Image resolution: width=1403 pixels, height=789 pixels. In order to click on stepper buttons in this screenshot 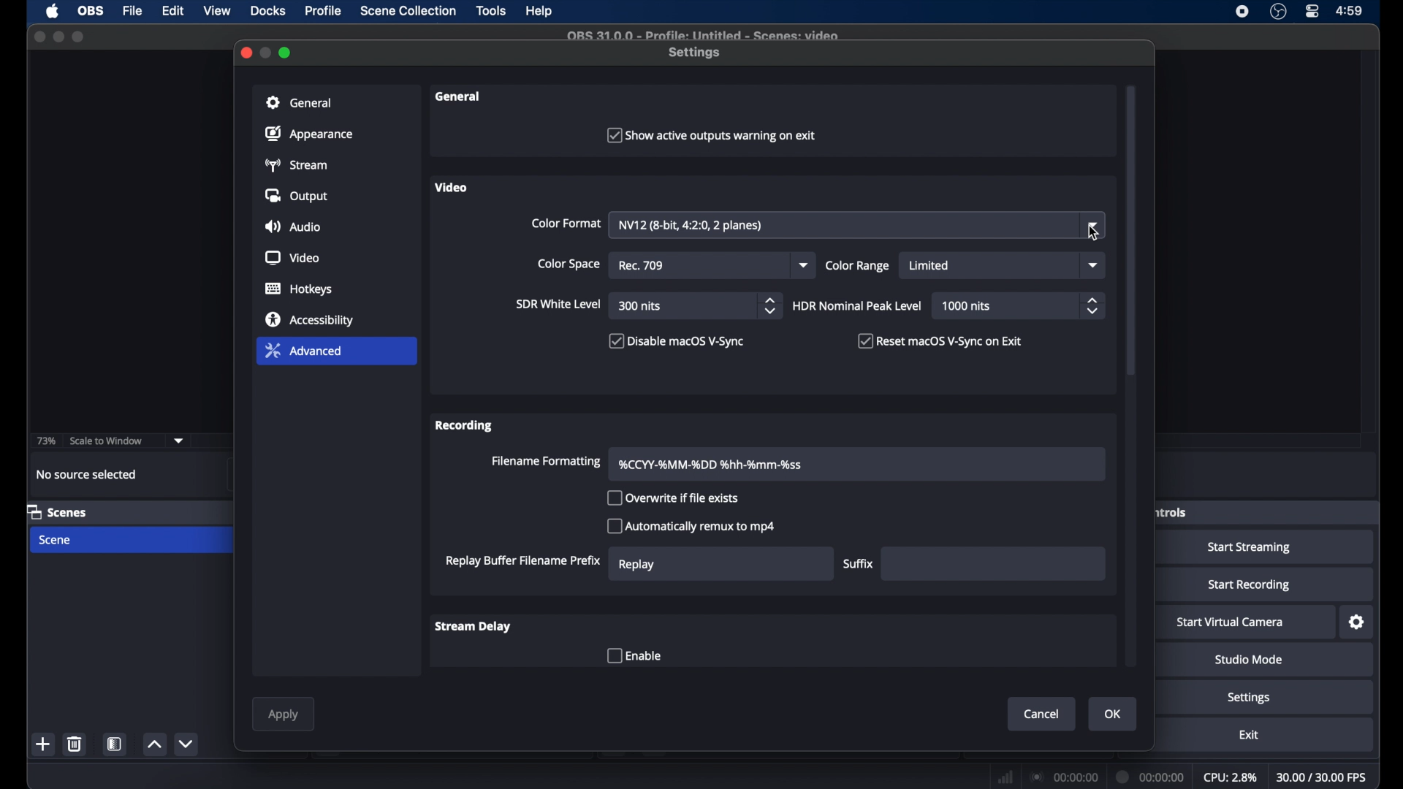, I will do `click(1092, 305)`.